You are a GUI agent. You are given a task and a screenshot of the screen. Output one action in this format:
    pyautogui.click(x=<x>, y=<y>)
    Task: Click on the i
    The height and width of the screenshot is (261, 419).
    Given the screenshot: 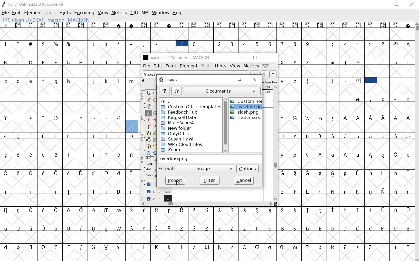 What is the action you would take?
    pyautogui.click(x=81, y=81)
    